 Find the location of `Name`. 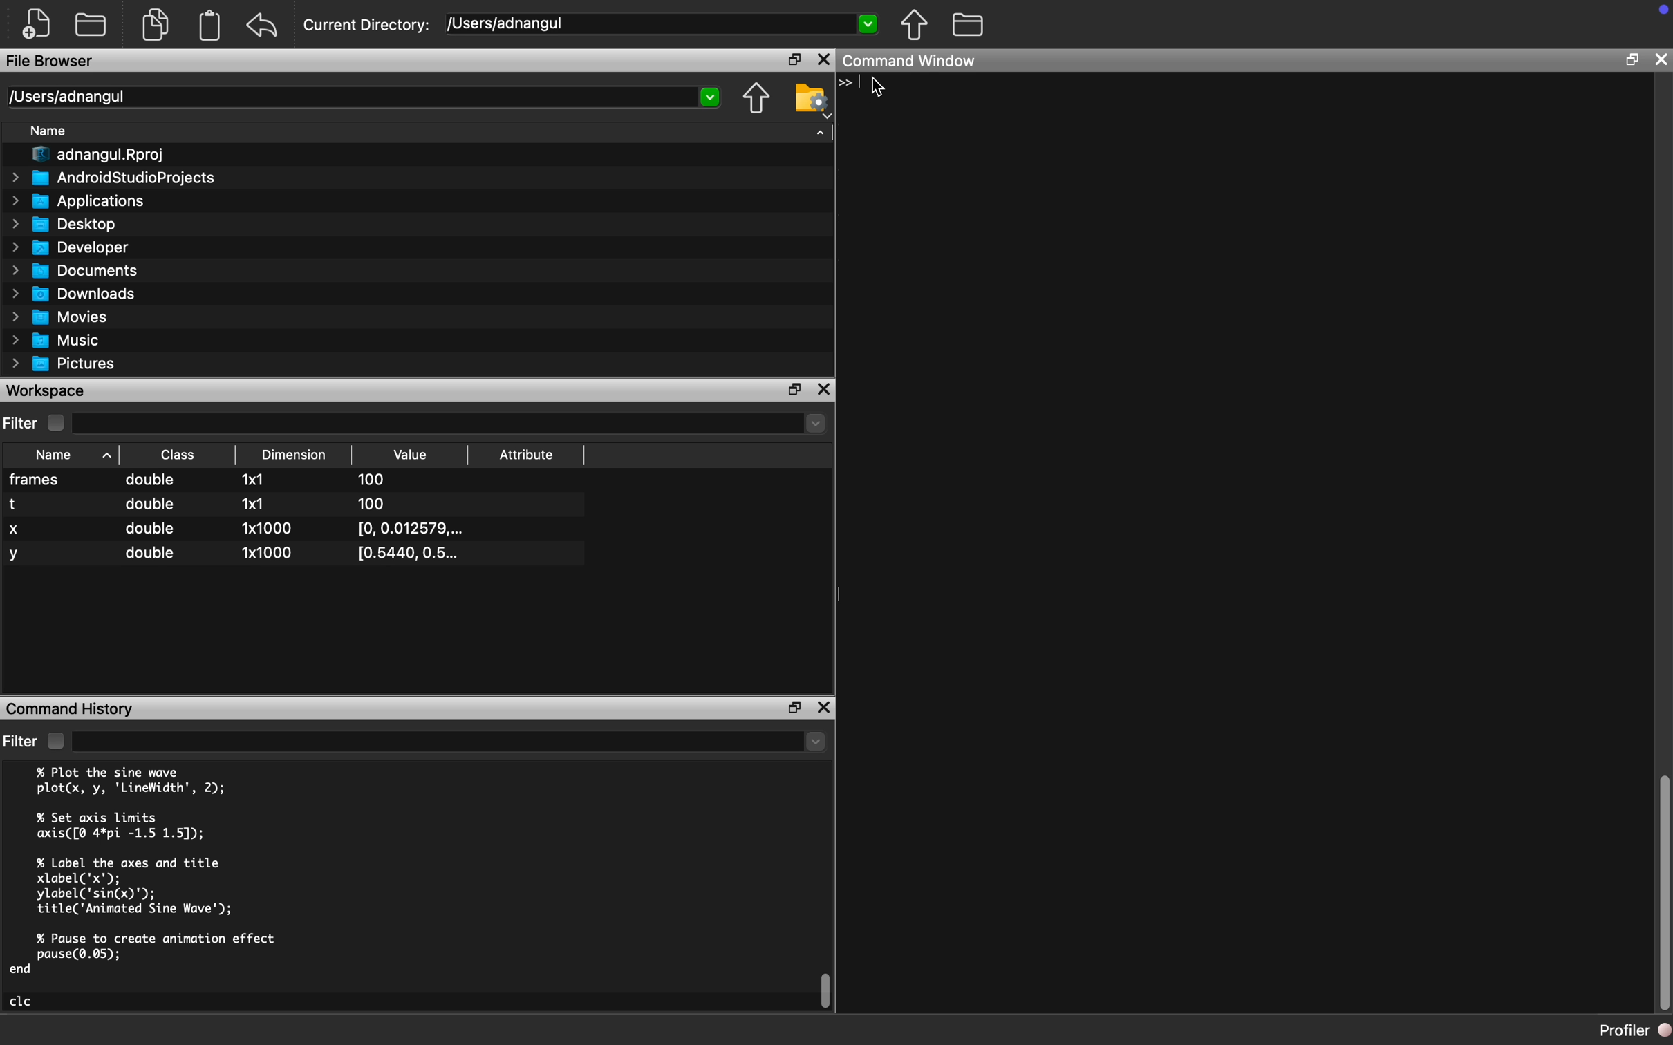

Name is located at coordinates (54, 455).